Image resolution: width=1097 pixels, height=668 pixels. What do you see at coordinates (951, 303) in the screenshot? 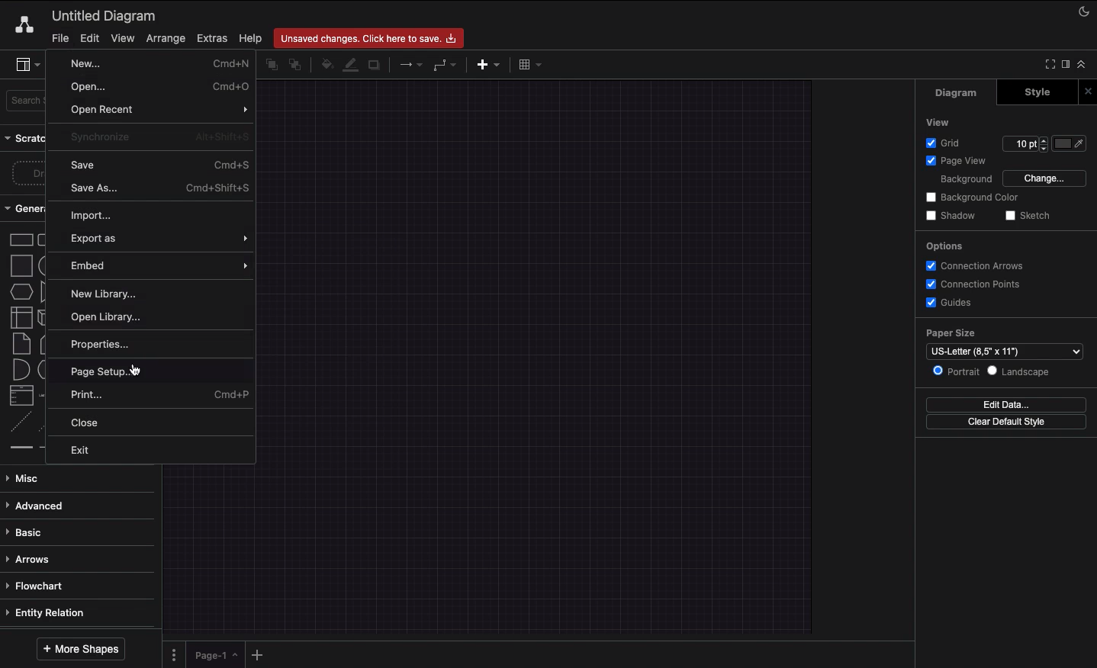
I see `Guides` at bounding box center [951, 303].